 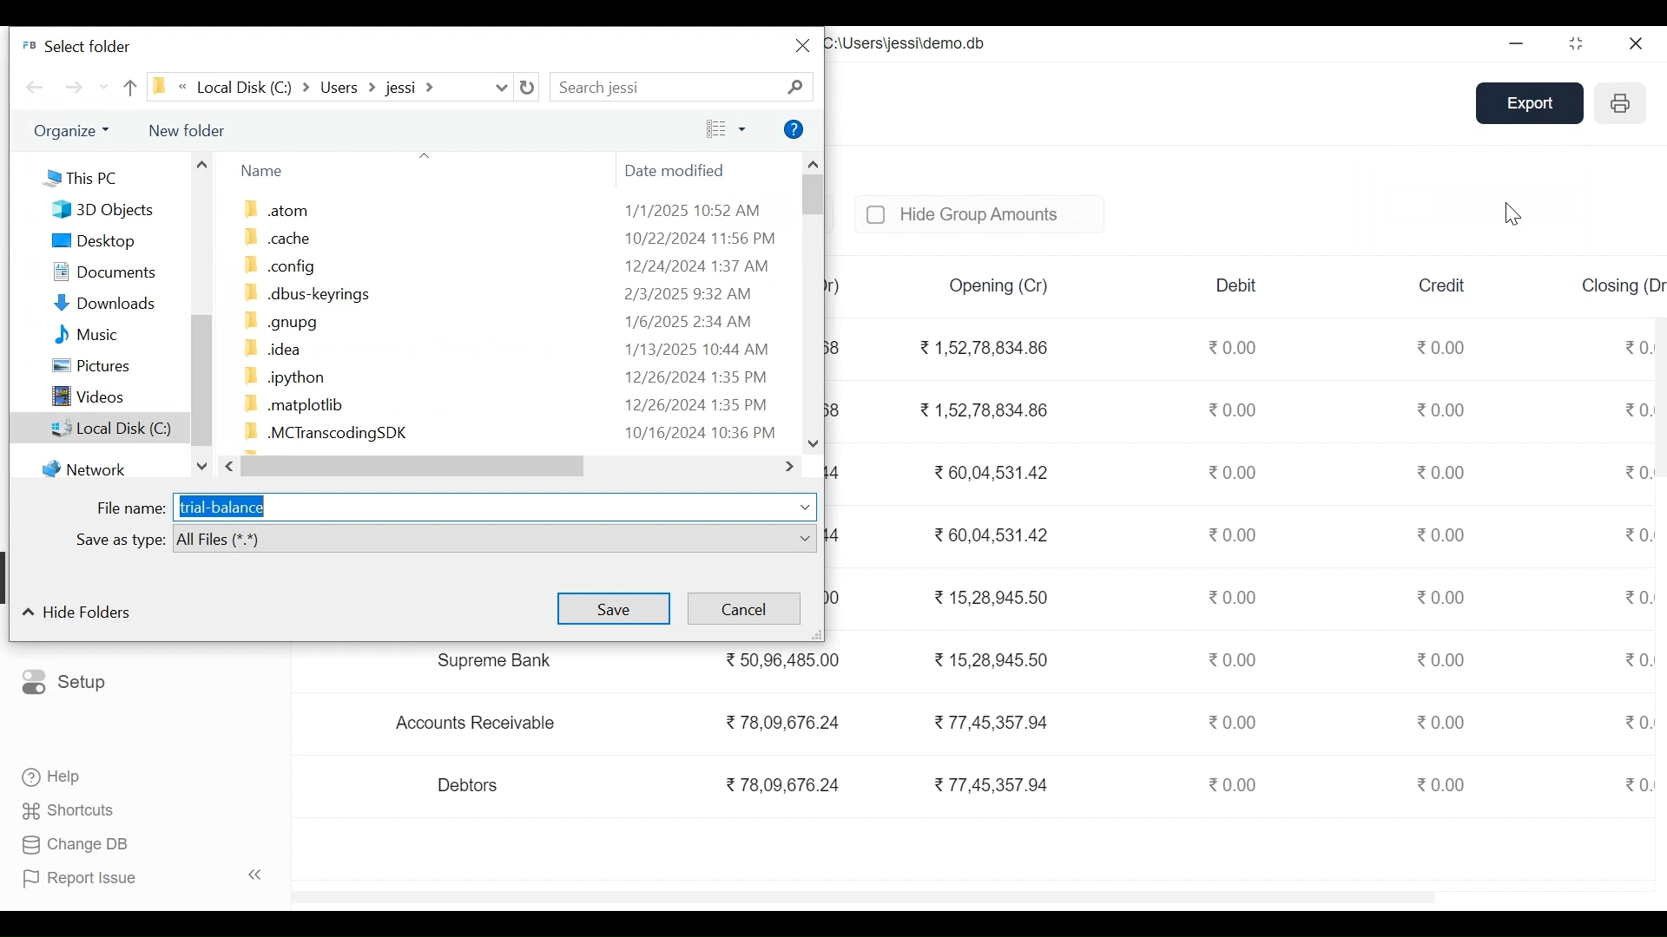 What do you see at coordinates (1001, 286) in the screenshot?
I see `Opening (Cr)` at bounding box center [1001, 286].